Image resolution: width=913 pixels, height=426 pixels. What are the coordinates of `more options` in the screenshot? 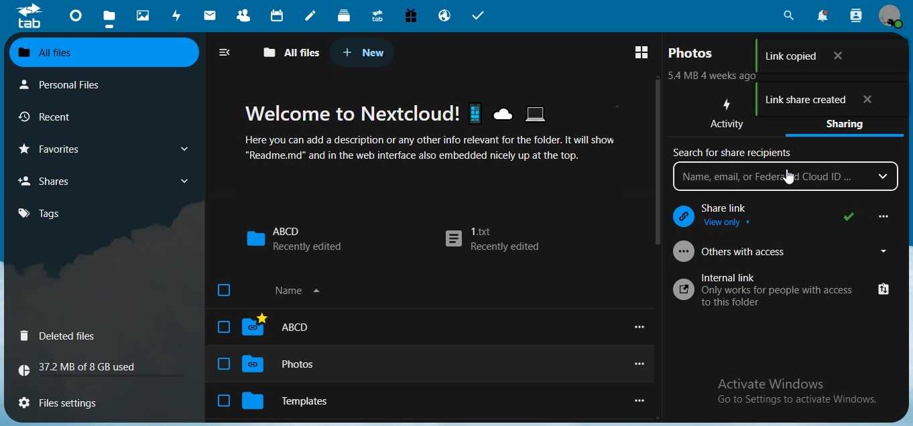 It's located at (877, 216).